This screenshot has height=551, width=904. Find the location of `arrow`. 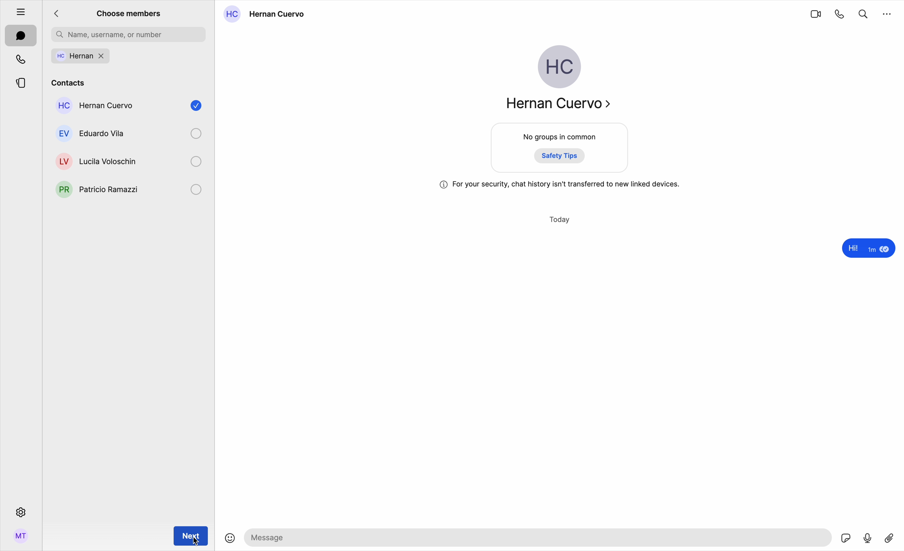

arrow is located at coordinates (59, 14).